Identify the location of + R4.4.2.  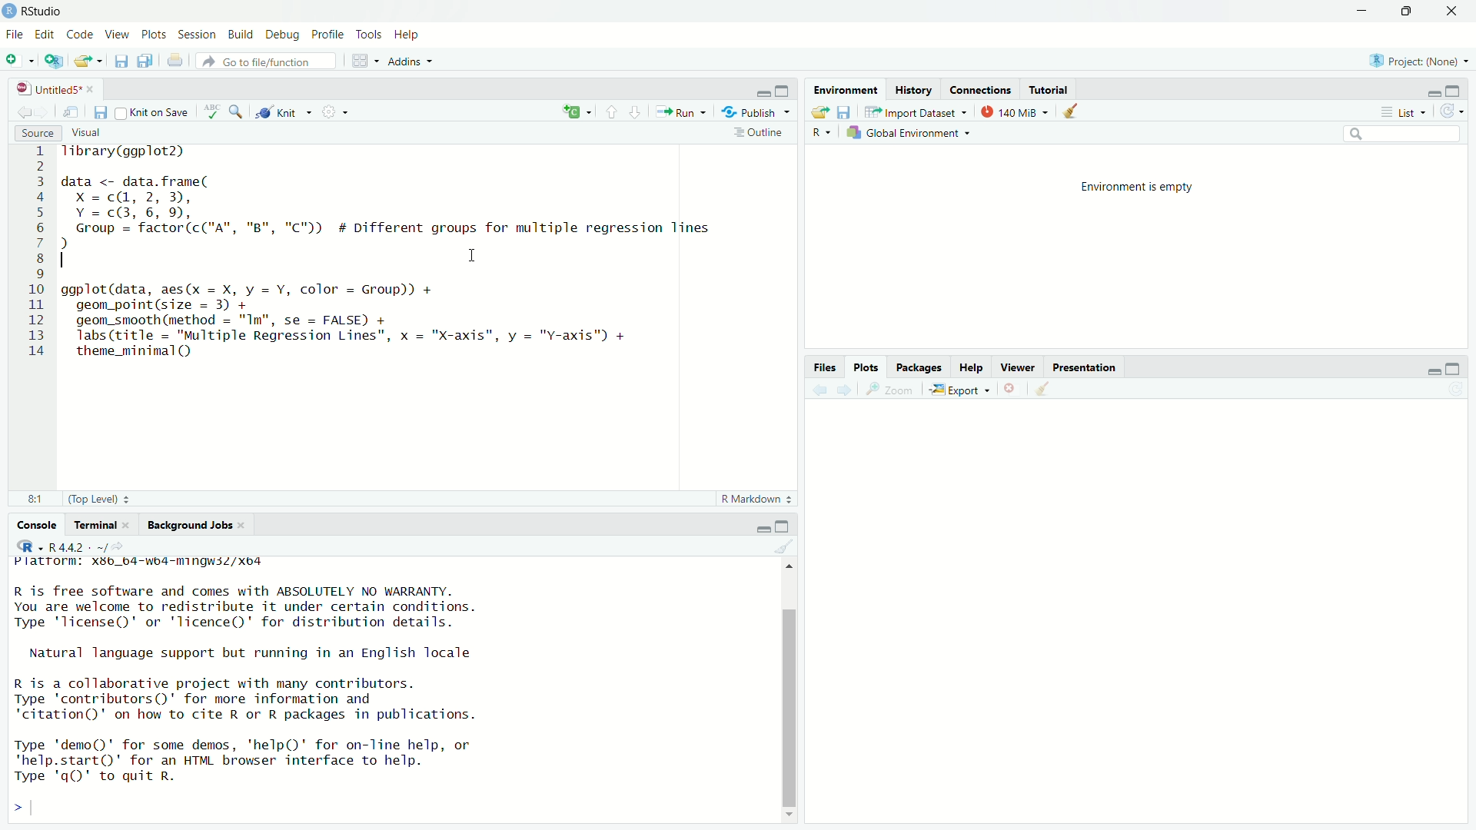
(66, 546).